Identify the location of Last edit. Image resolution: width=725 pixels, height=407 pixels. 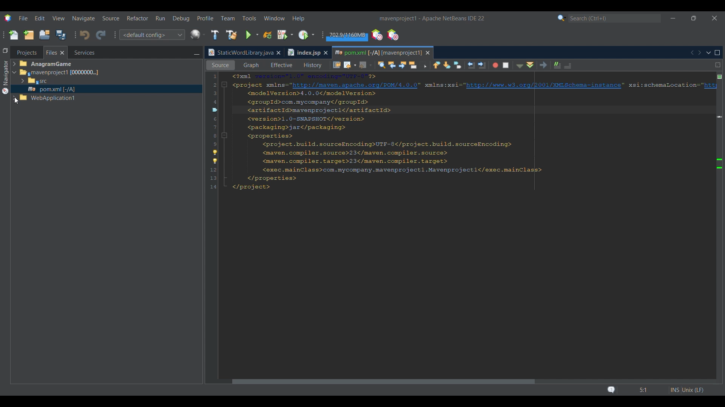
(337, 64).